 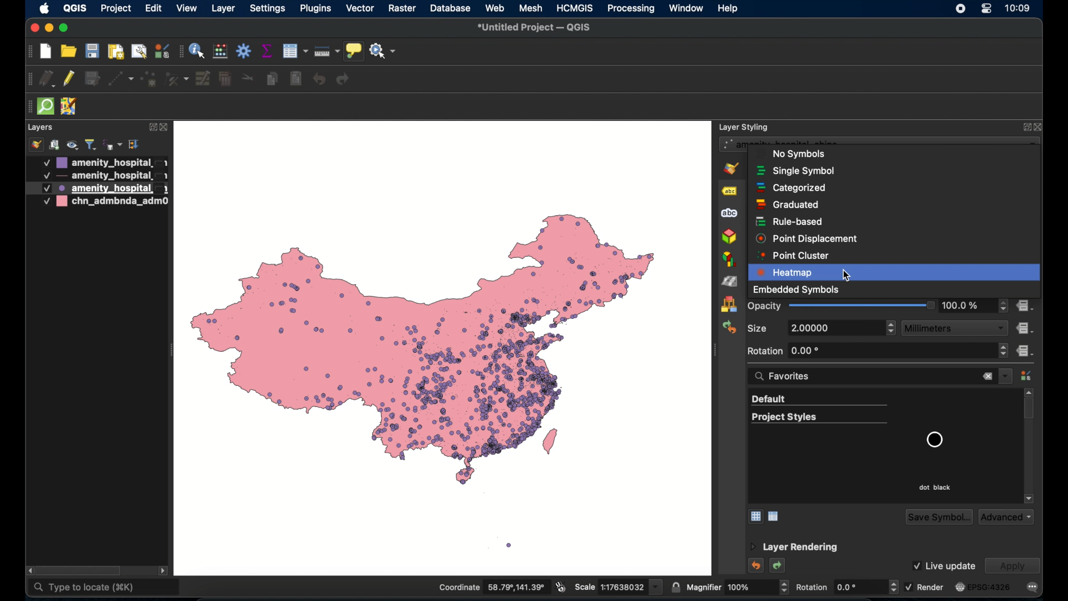 What do you see at coordinates (878, 351) in the screenshot?
I see `rotation stepper buttons` at bounding box center [878, 351].